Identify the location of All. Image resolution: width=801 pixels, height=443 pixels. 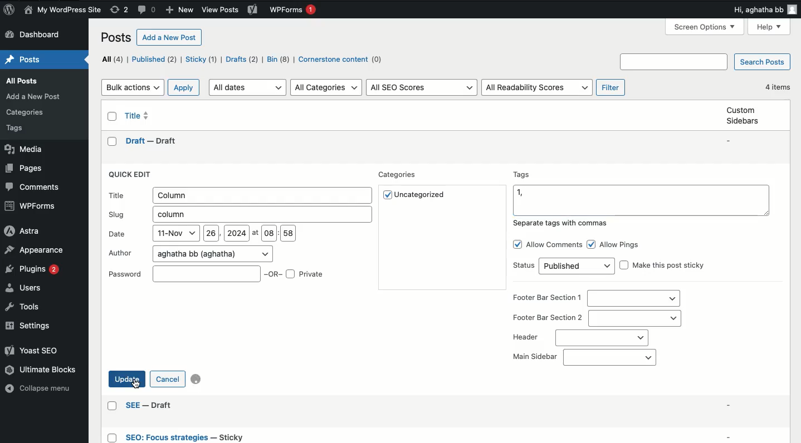
(111, 58).